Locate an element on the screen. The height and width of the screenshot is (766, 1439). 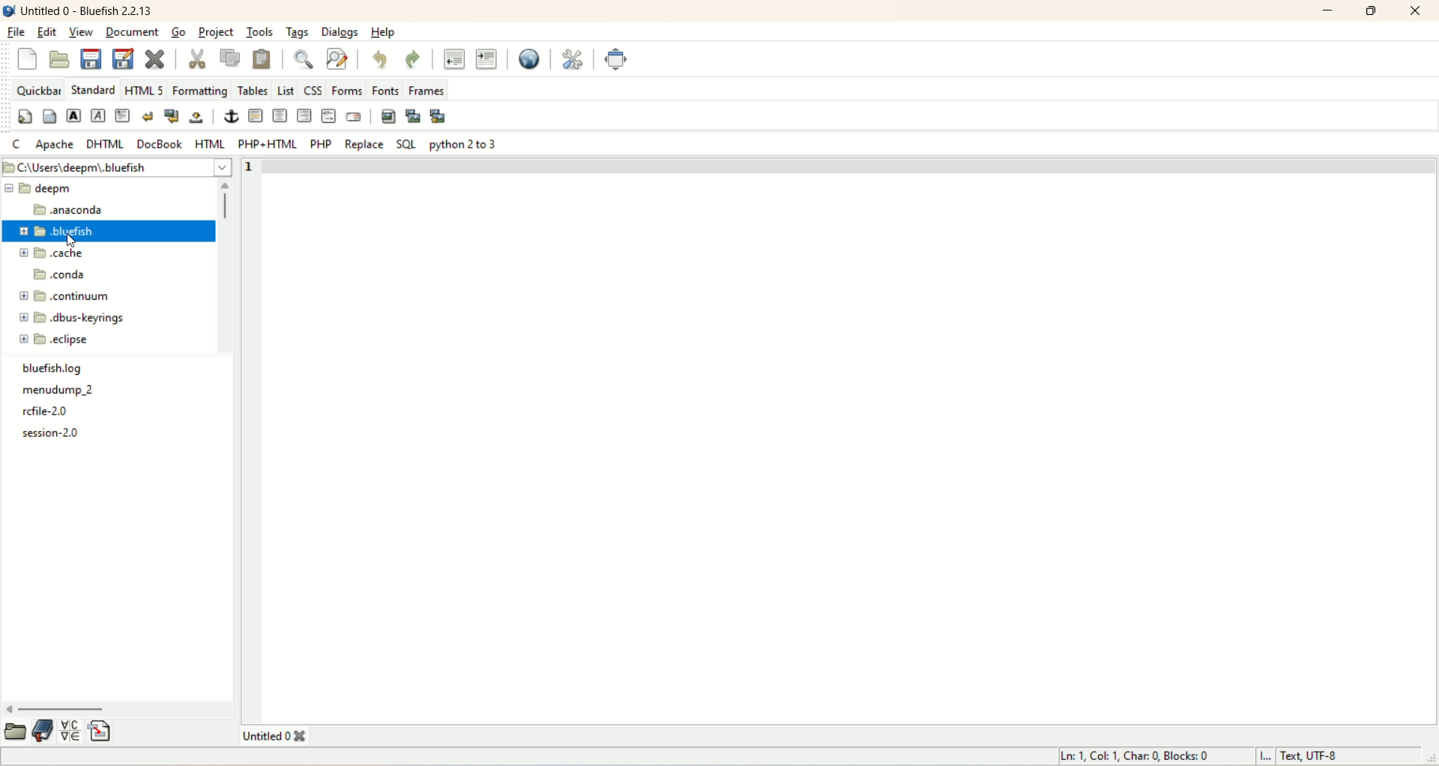
show find bar is located at coordinates (304, 60).